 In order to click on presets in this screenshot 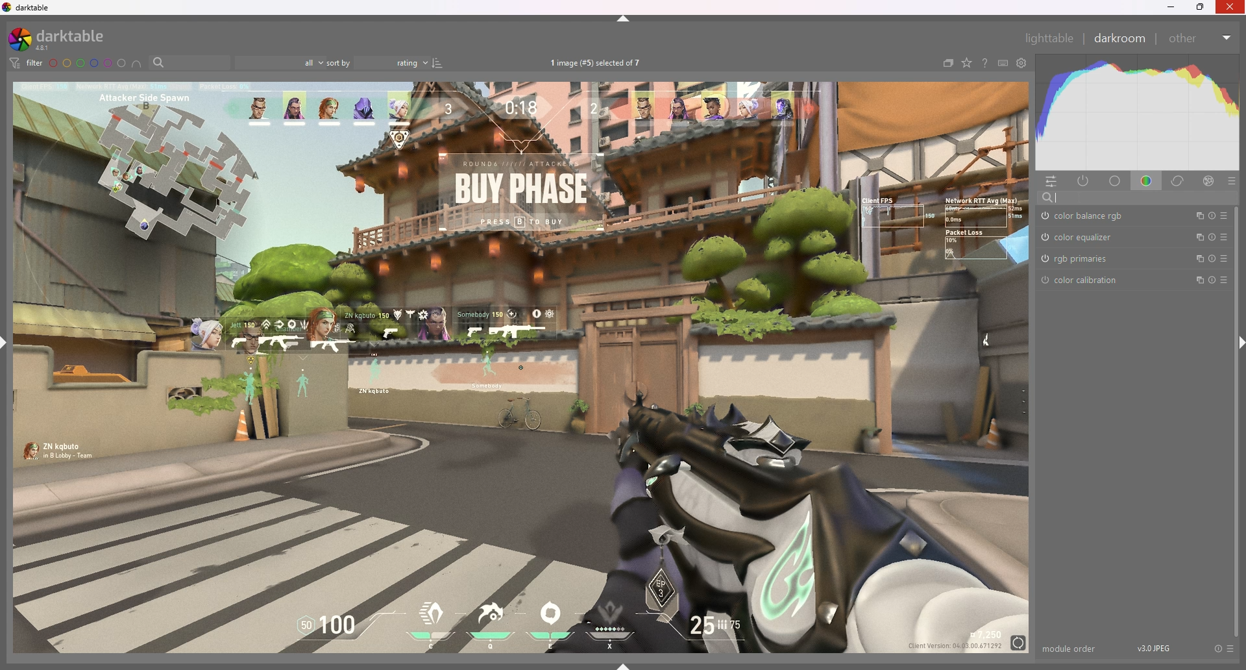, I will do `click(1232, 649)`.